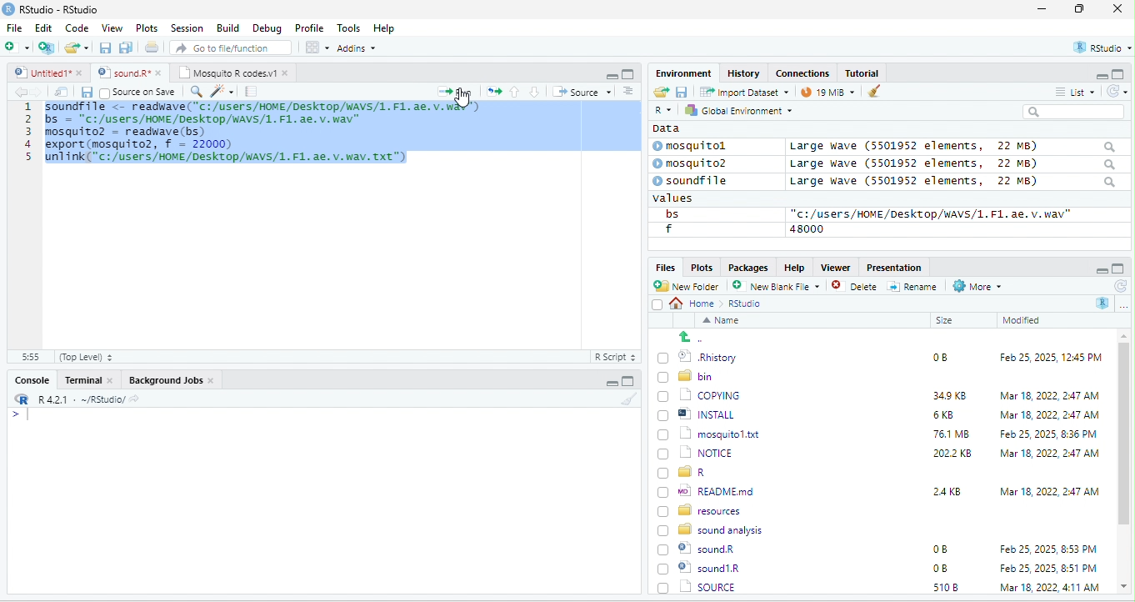 The height and width of the screenshot is (602, 1135). I want to click on syntax, so click(17, 417).